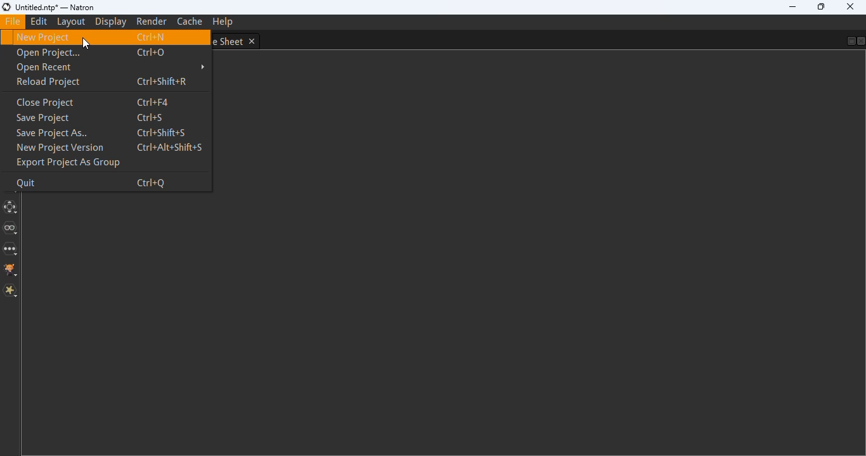  What do you see at coordinates (112, 83) in the screenshot?
I see `reload project` at bounding box center [112, 83].